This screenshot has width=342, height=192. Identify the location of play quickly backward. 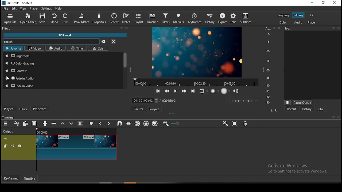
(168, 90).